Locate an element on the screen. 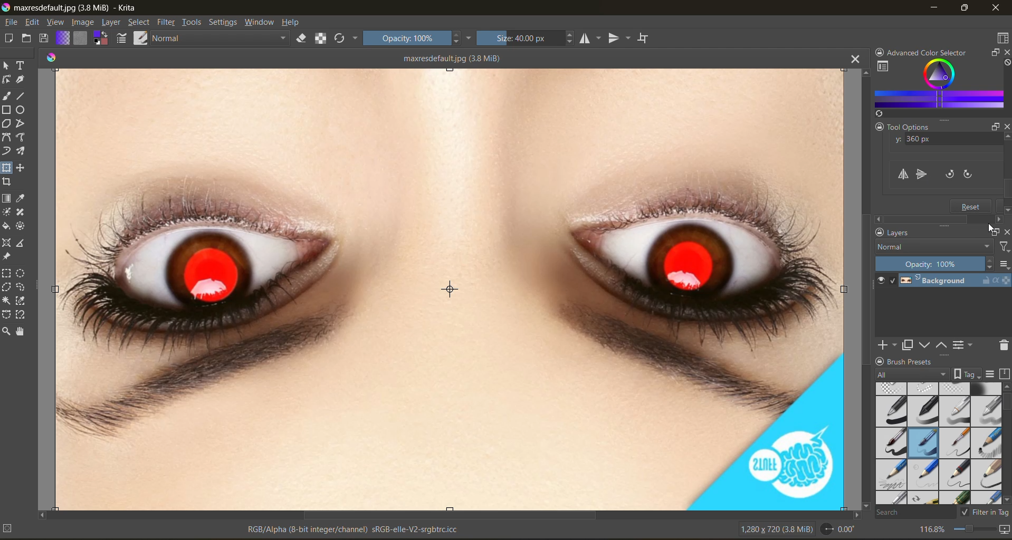 Image resolution: width=1012 pixels, height=540 pixels. tool is located at coordinates (24, 197).